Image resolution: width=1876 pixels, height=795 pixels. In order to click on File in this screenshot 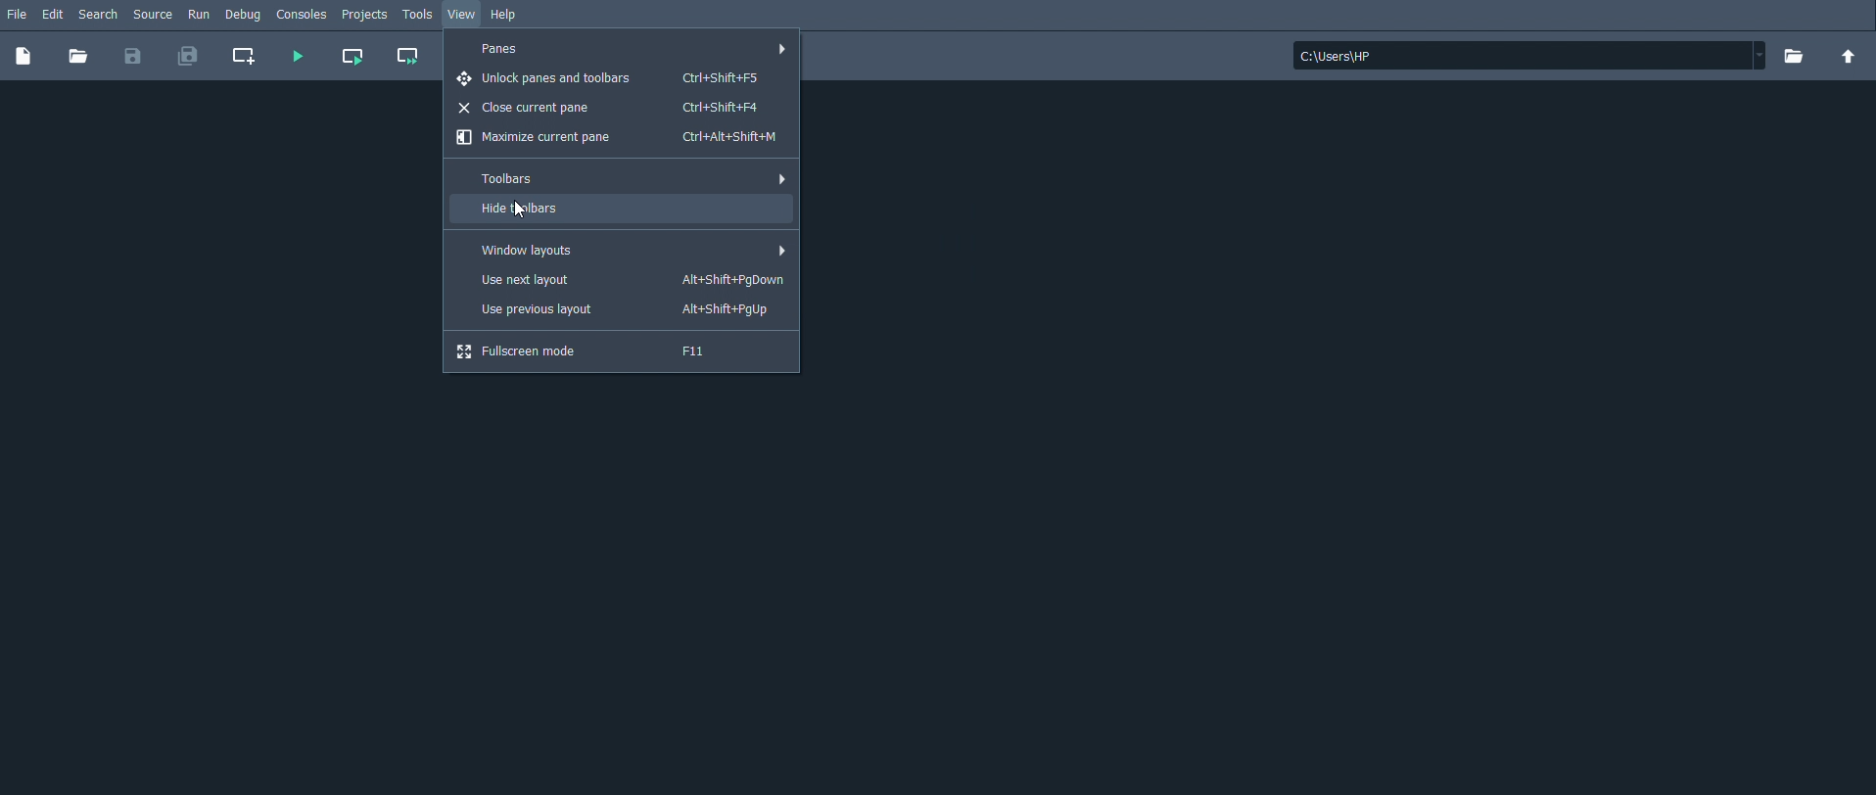, I will do `click(17, 14)`.